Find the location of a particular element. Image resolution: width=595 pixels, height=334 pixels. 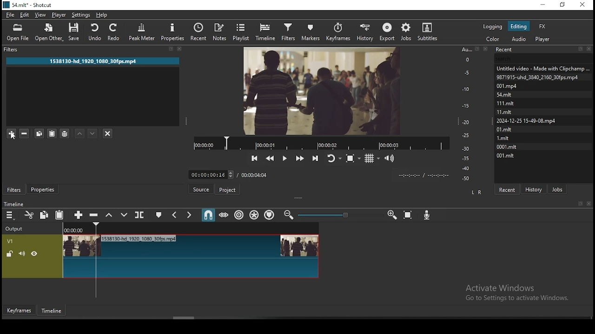

redo is located at coordinates (114, 32).